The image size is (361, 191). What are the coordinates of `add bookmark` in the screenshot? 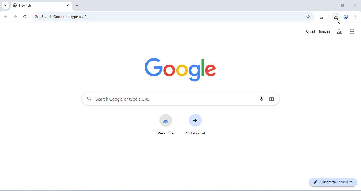 It's located at (308, 16).